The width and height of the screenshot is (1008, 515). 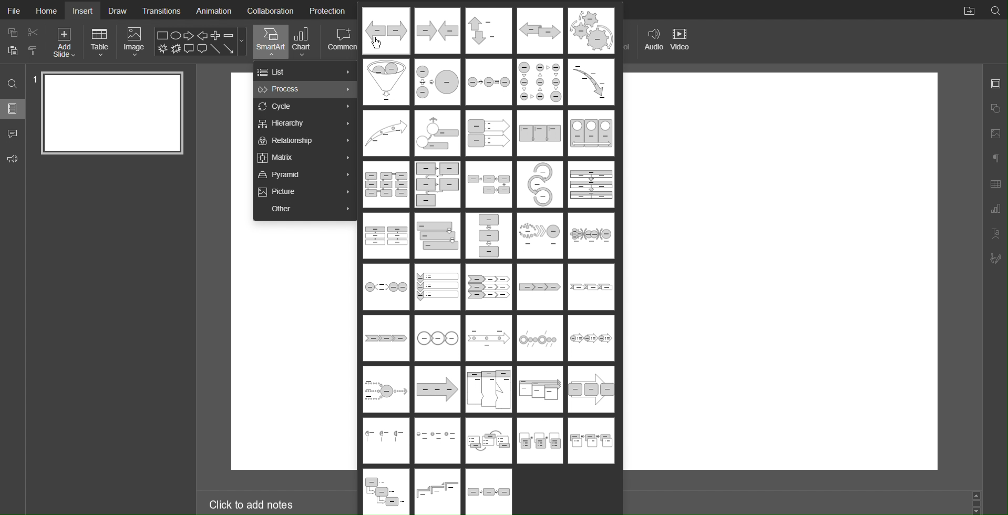 I want to click on Process Template 5, so click(x=590, y=30).